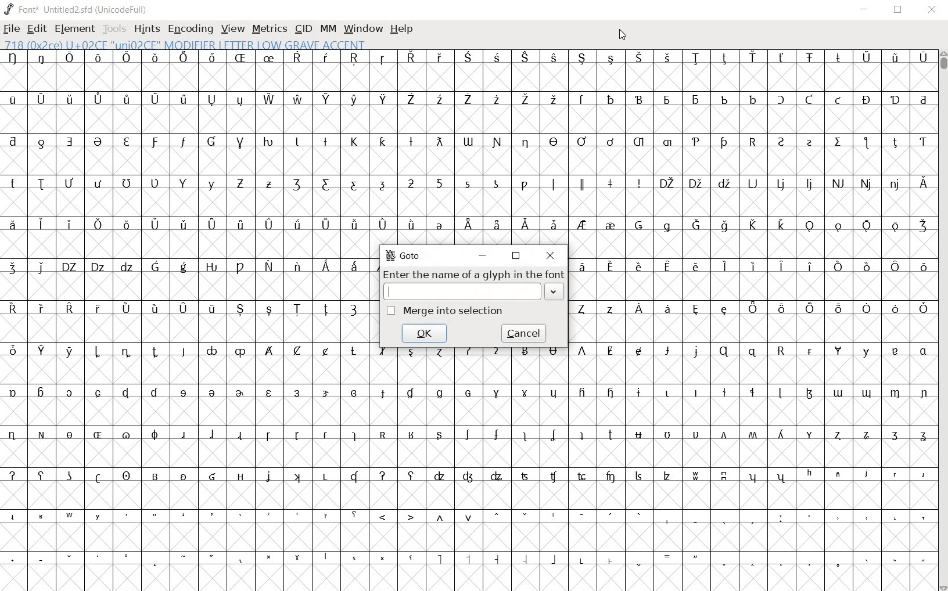 The width and height of the screenshot is (948, 591). Describe the element at coordinates (752, 301) in the screenshot. I see `glyph characters` at that location.